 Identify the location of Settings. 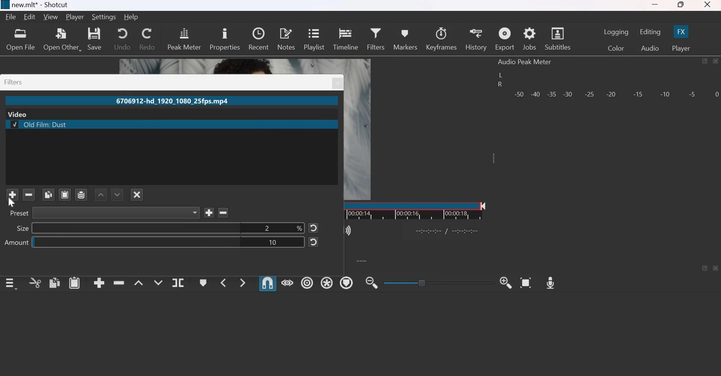
(105, 17).